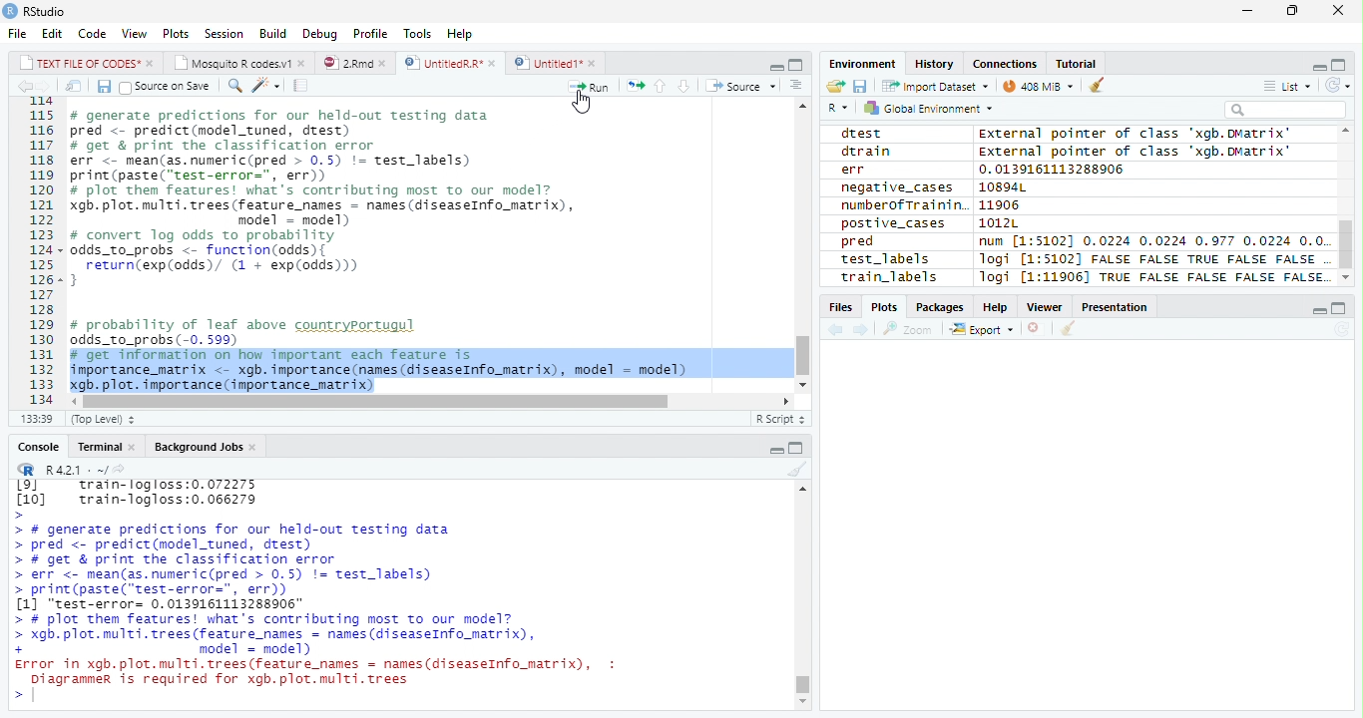  What do you see at coordinates (860, 133) in the screenshot?
I see `dtest` at bounding box center [860, 133].